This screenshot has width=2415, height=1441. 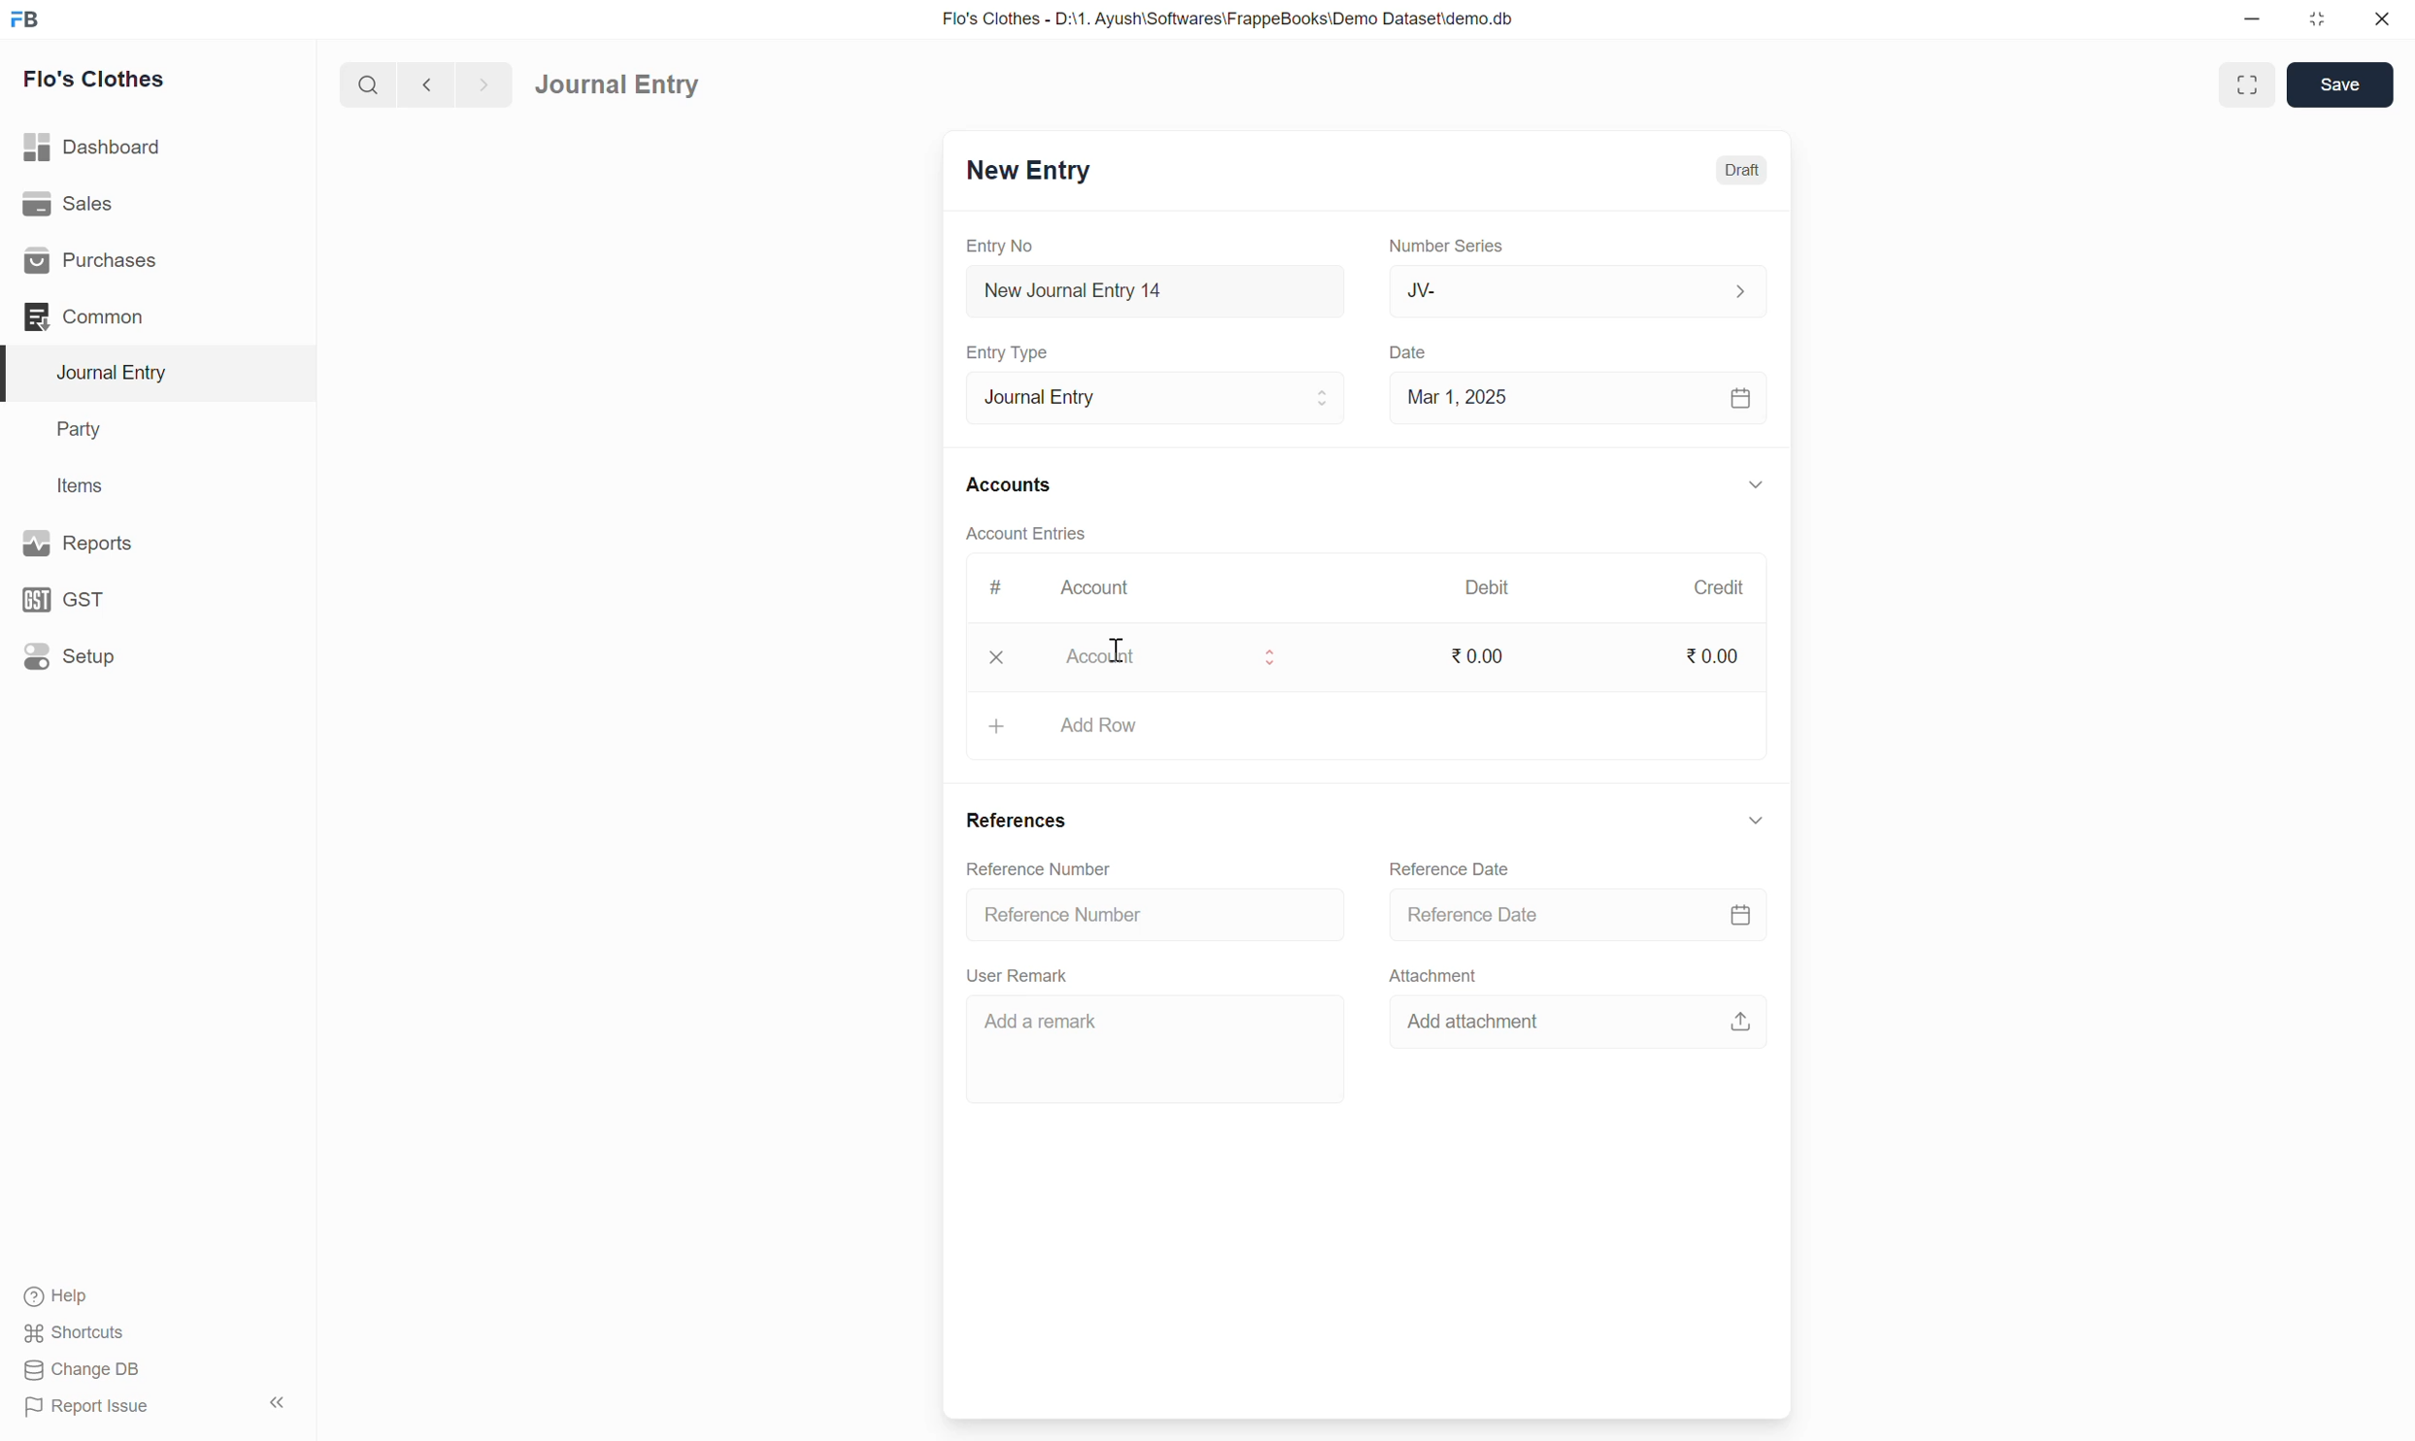 What do you see at coordinates (1579, 290) in the screenshot?
I see `JV-` at bounding box center [1579, 290].